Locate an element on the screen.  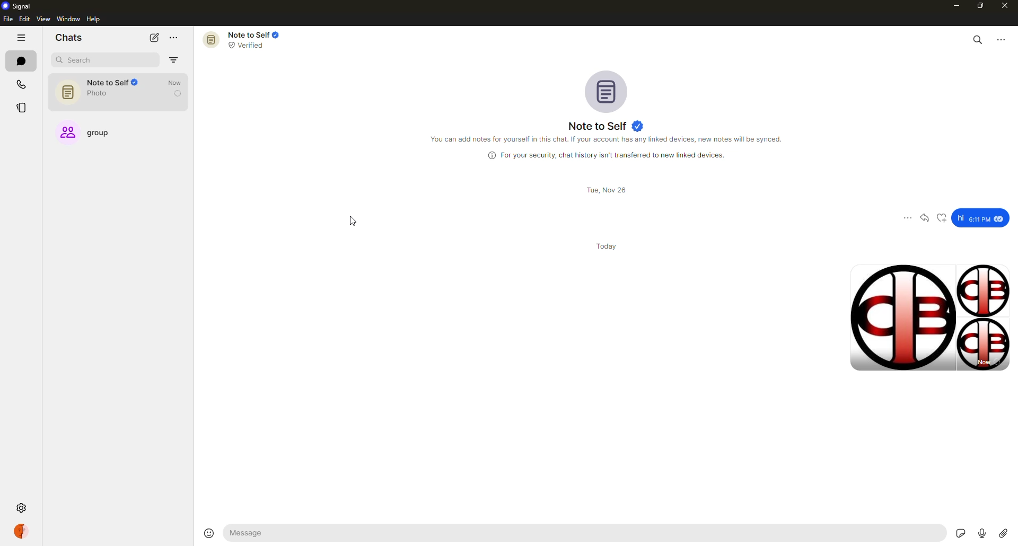
stories is located at coordinates (20, 107).